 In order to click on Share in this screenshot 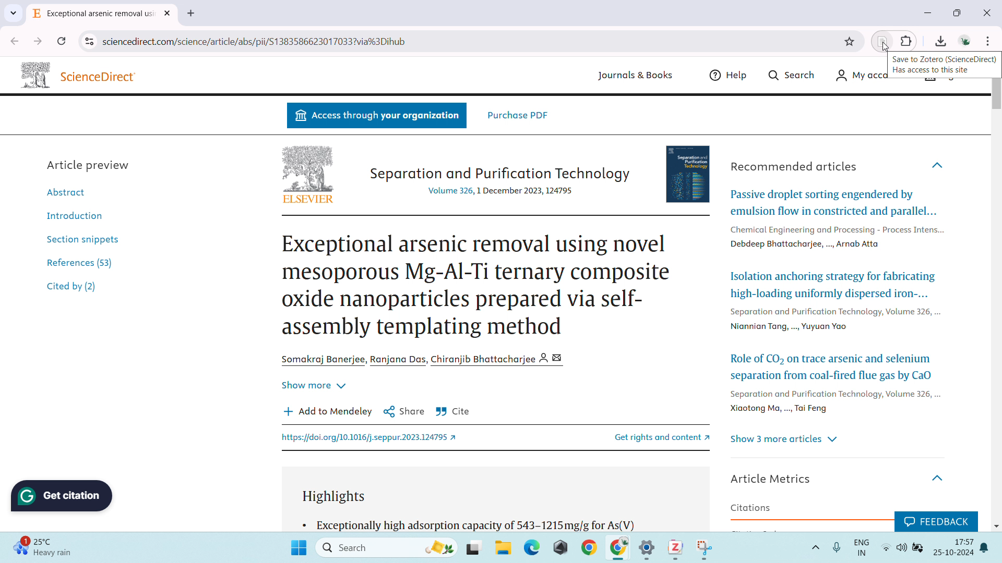, I will do `click(404, 411)`.